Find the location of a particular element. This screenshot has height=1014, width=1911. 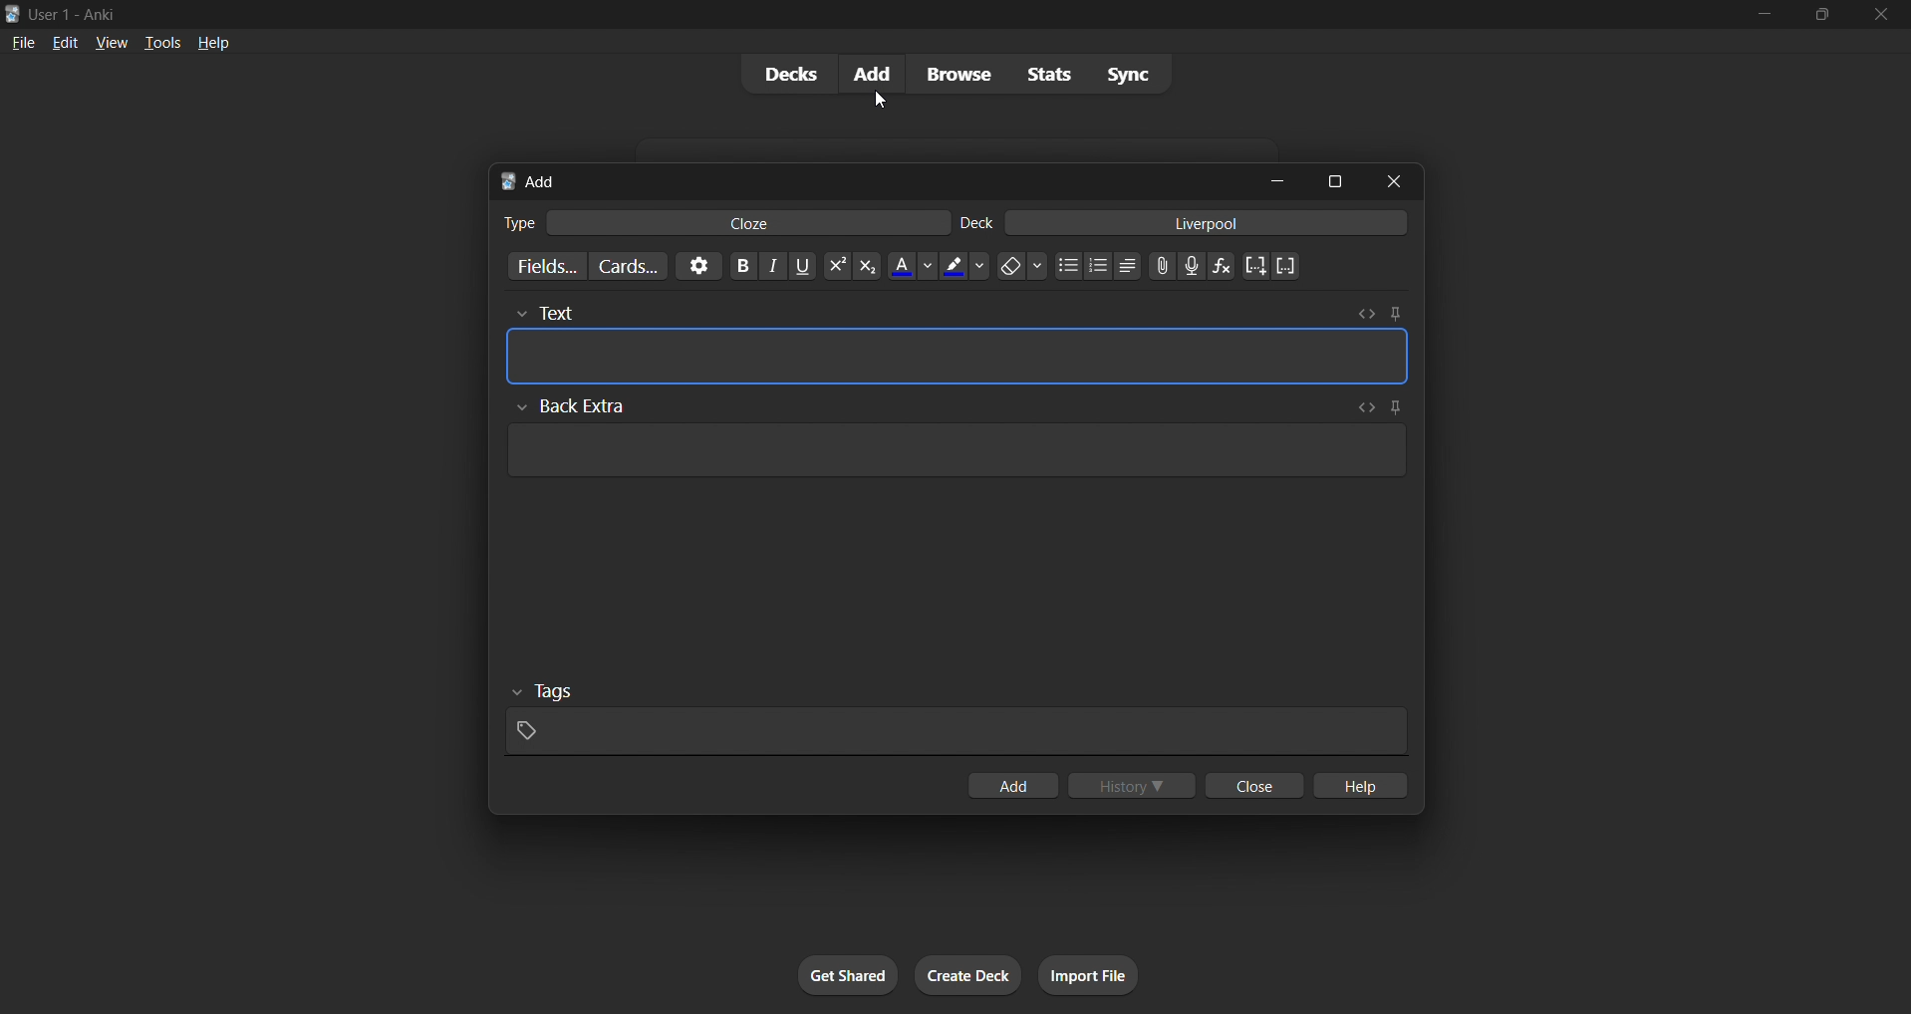

highlight color is located at coordinates (964, 270).